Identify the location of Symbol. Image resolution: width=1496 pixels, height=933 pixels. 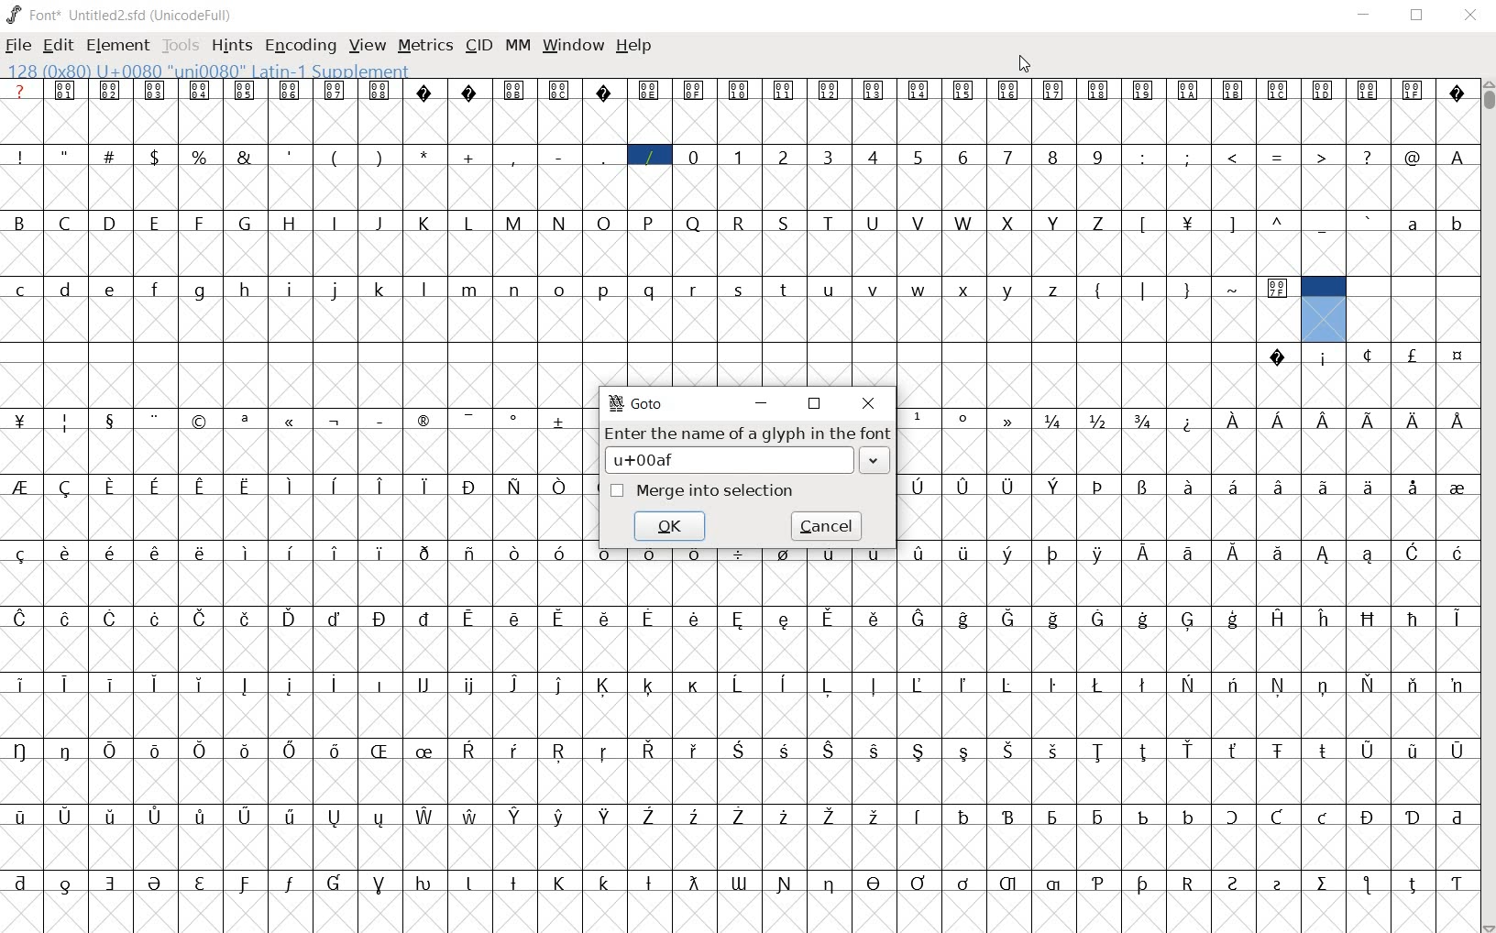
(1144, 551).